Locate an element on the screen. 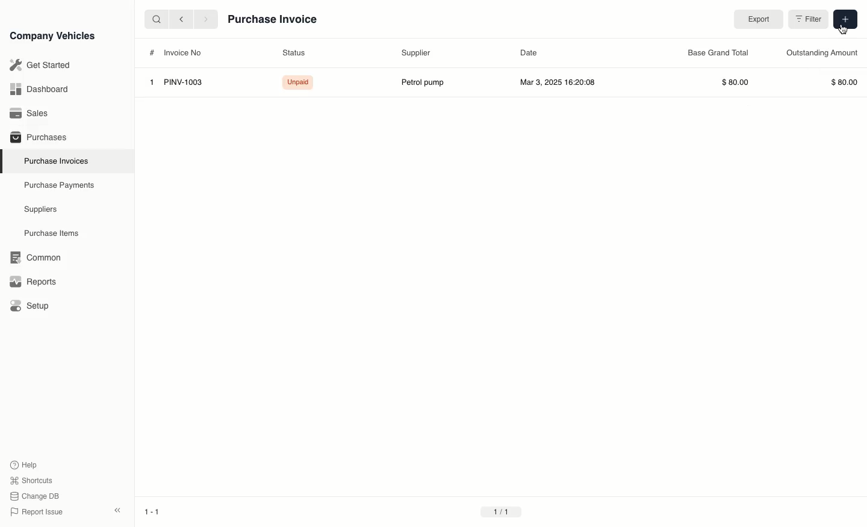  Suppliers is located at coordinates (40, 210).